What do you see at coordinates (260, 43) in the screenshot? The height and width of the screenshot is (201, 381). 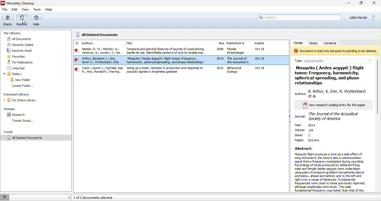 I see `added` at bounding box center [260, 43].